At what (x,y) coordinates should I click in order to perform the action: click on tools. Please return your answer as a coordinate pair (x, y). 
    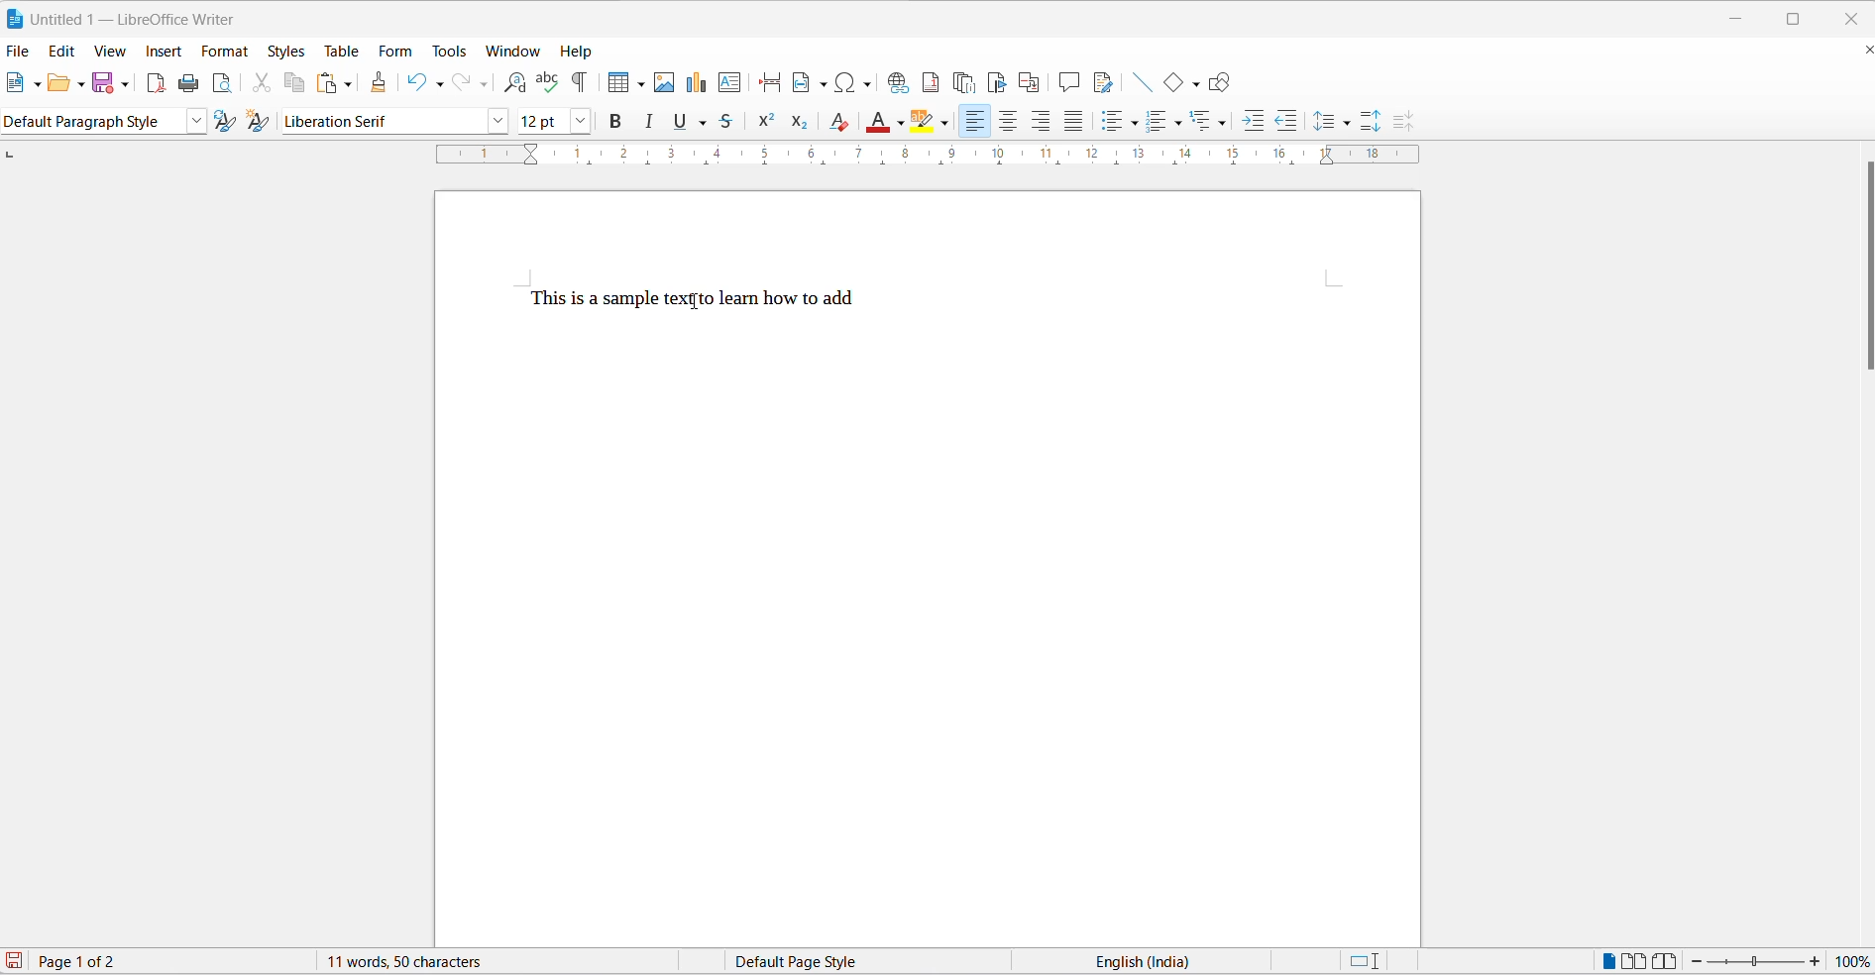
    Looking at the image, I should click on (451, 50).